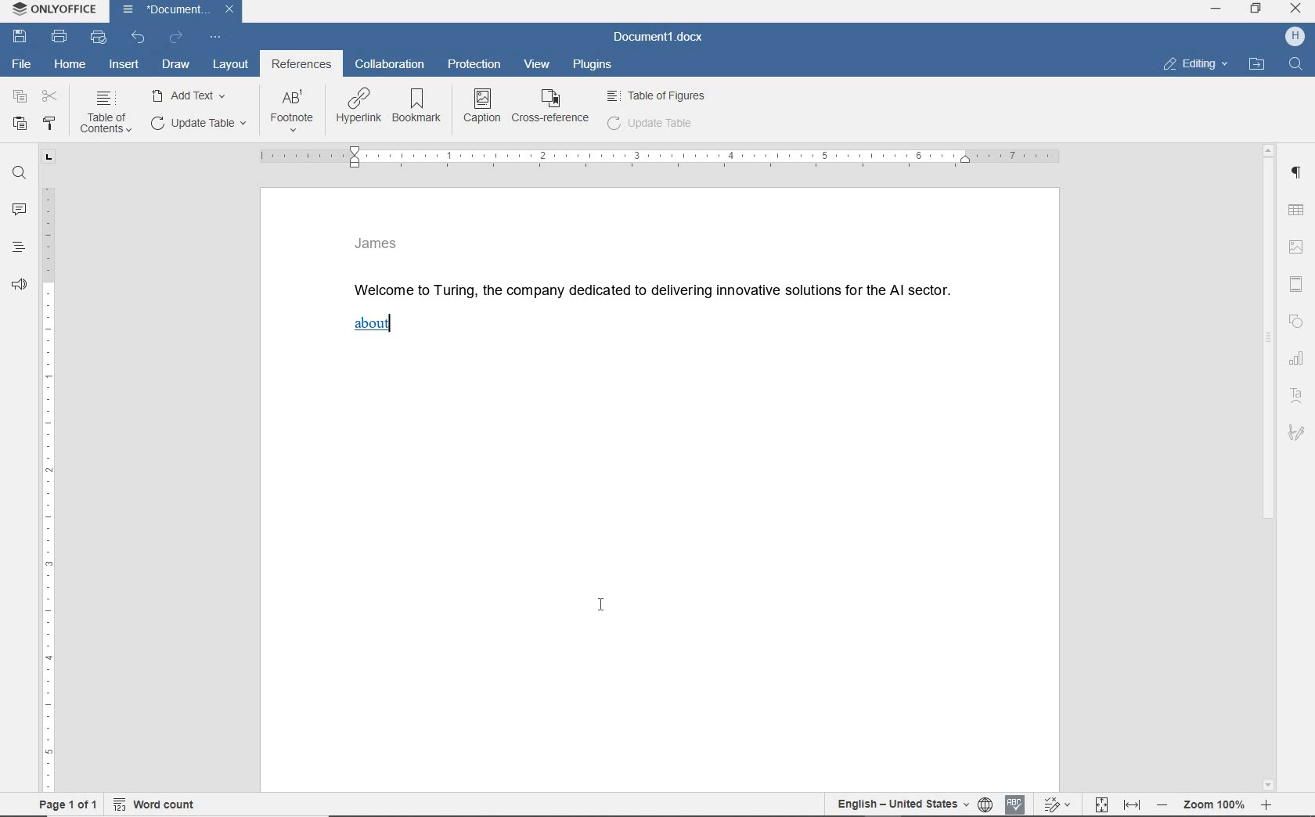 The image size is (1315, 817). Describe the element at coordinates (483, 106) in the screenshot. I see `CAPTION` at that location.